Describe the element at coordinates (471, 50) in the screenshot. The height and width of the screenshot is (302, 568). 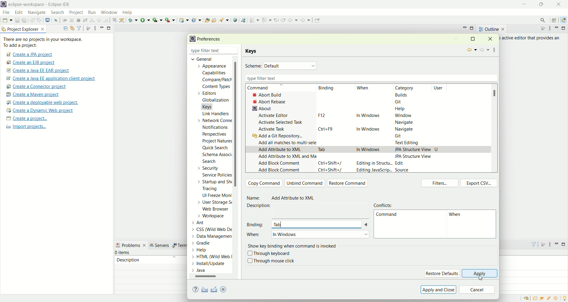
I see `back` at that location.